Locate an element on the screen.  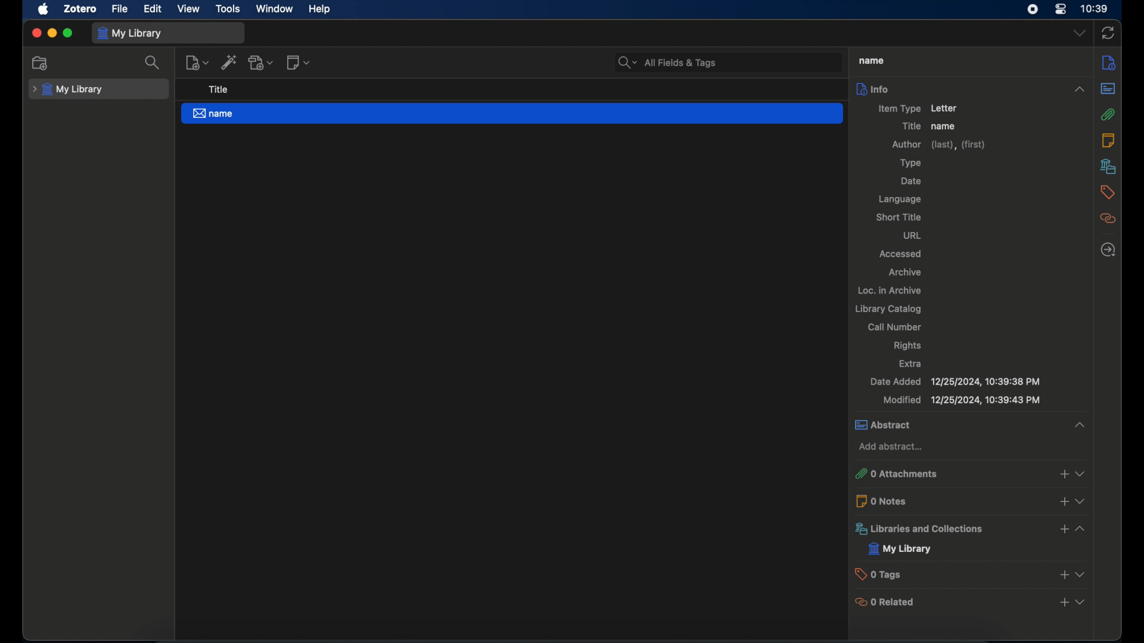
maximize is located at coordinates (69, 33).